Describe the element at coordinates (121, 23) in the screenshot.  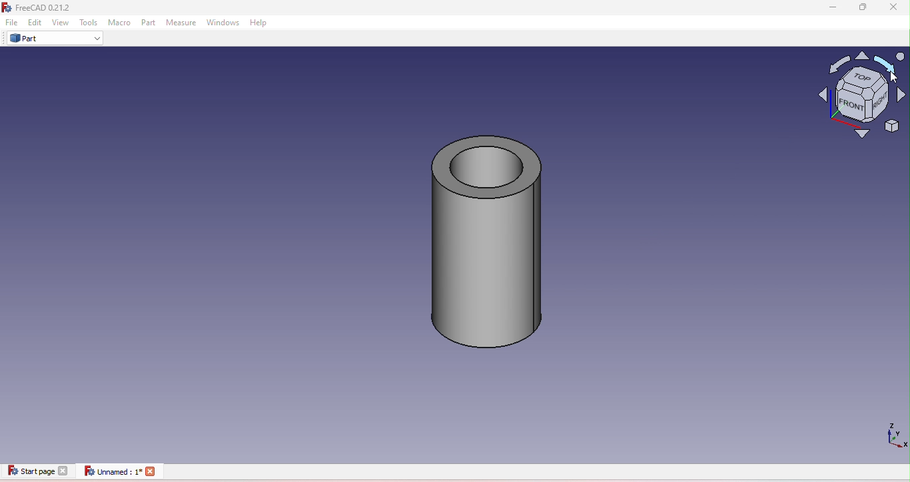
I see `Macro` at that location.